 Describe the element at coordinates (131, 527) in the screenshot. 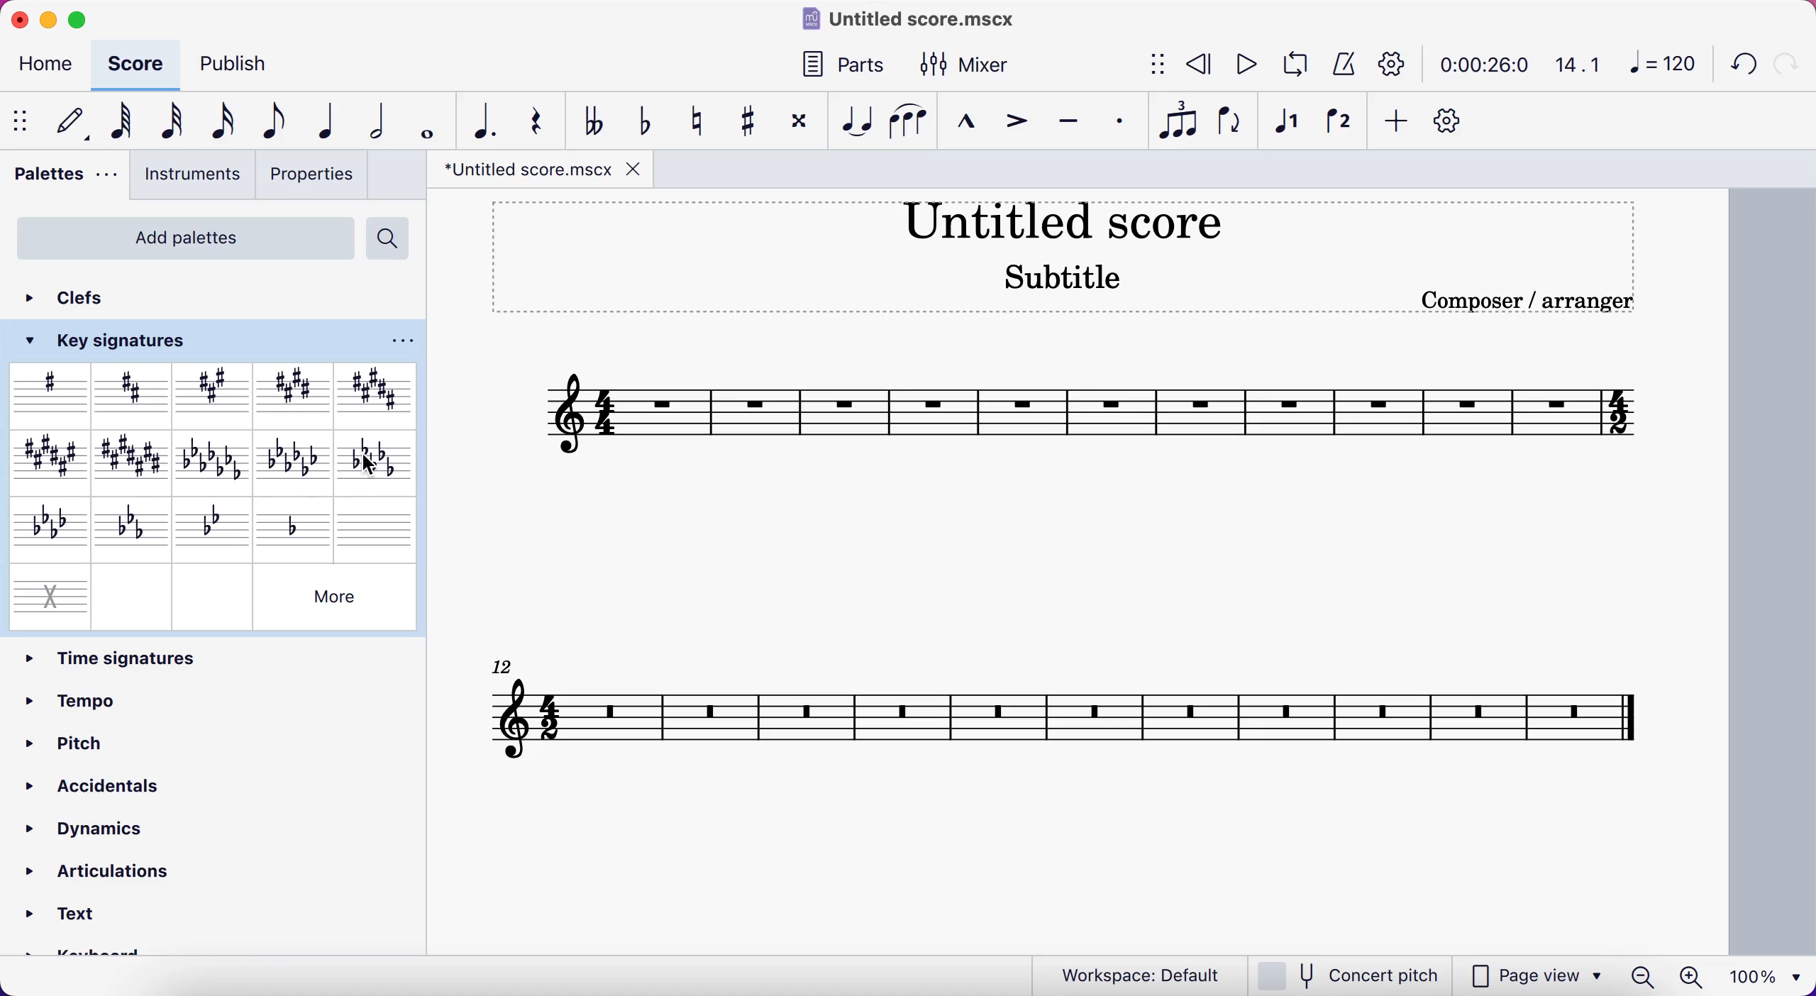

I see `C minor` at that location.